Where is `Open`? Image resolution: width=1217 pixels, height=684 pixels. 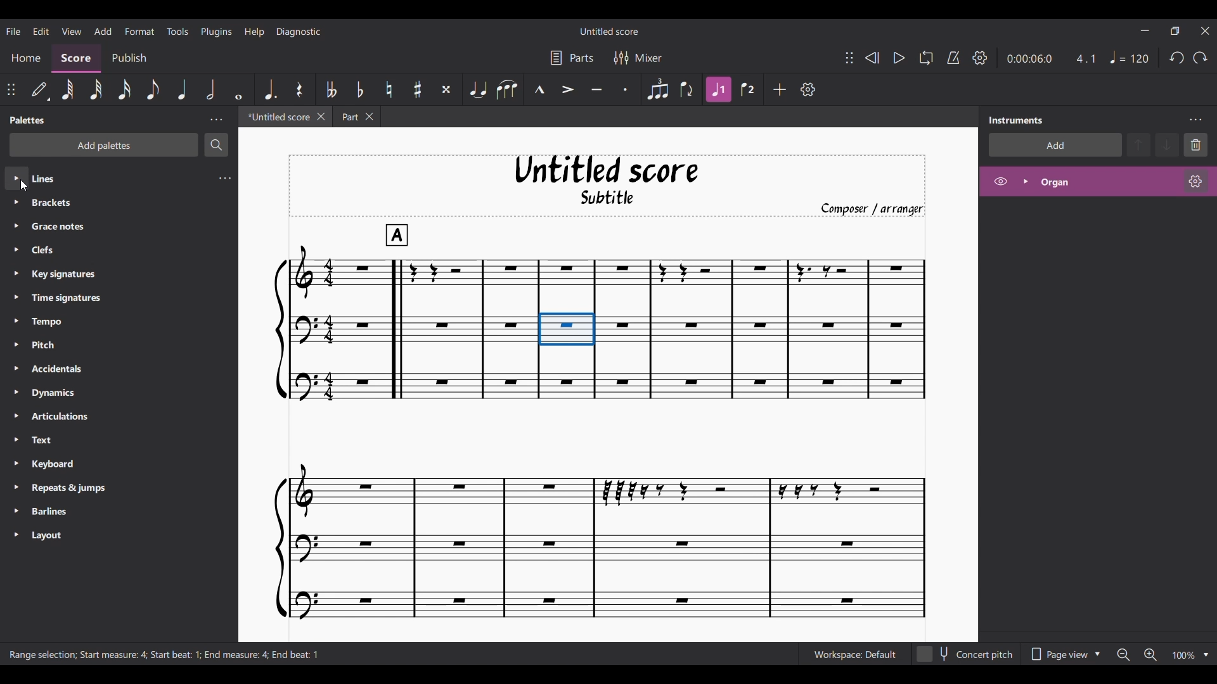
Open is located at coordinates (1097, 182).